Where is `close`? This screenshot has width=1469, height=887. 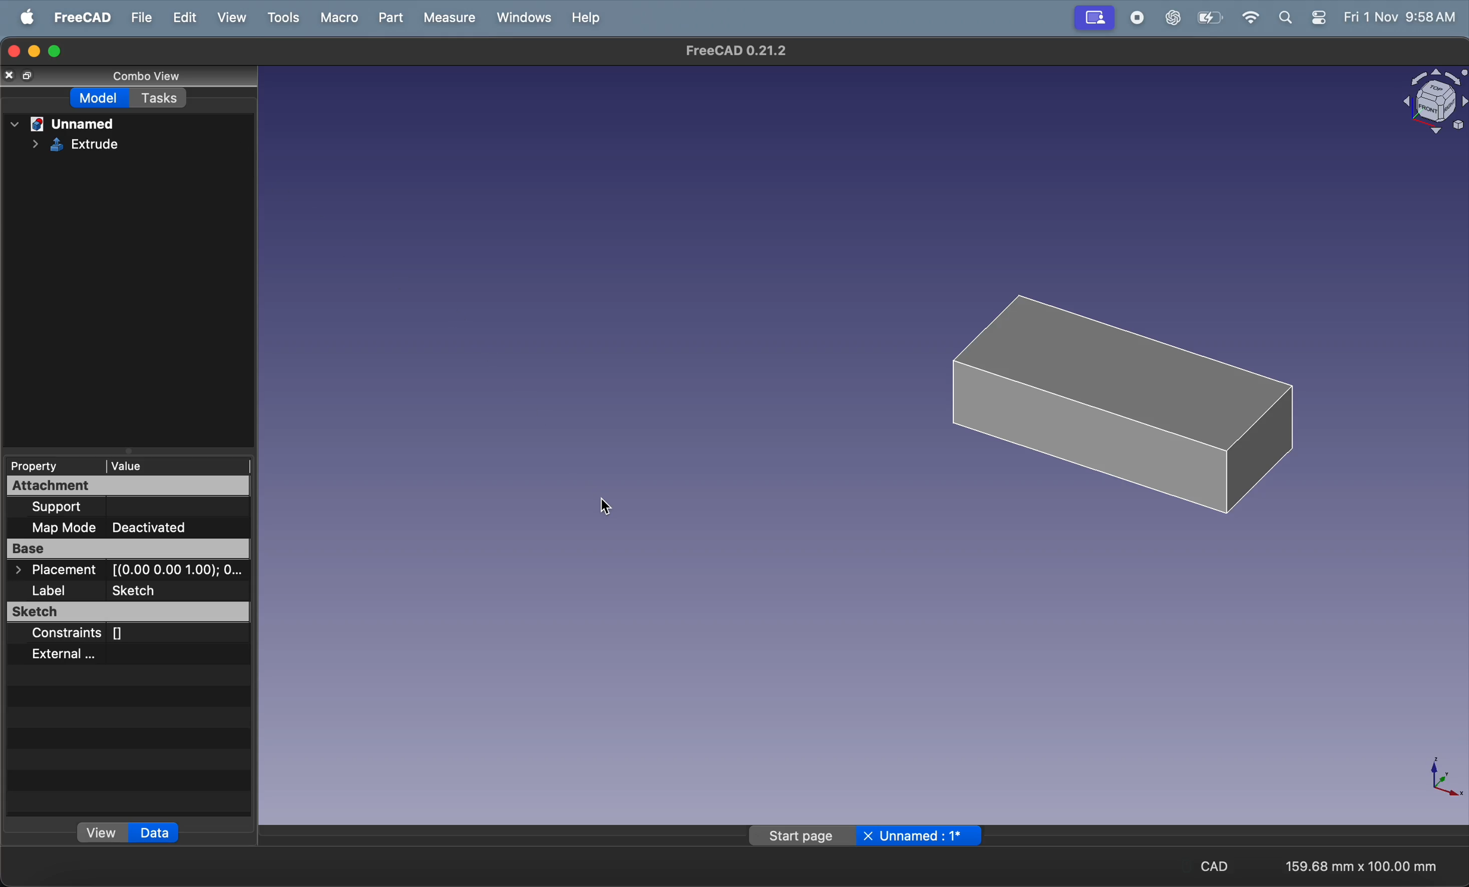 close is located at coordinates (17, 76).